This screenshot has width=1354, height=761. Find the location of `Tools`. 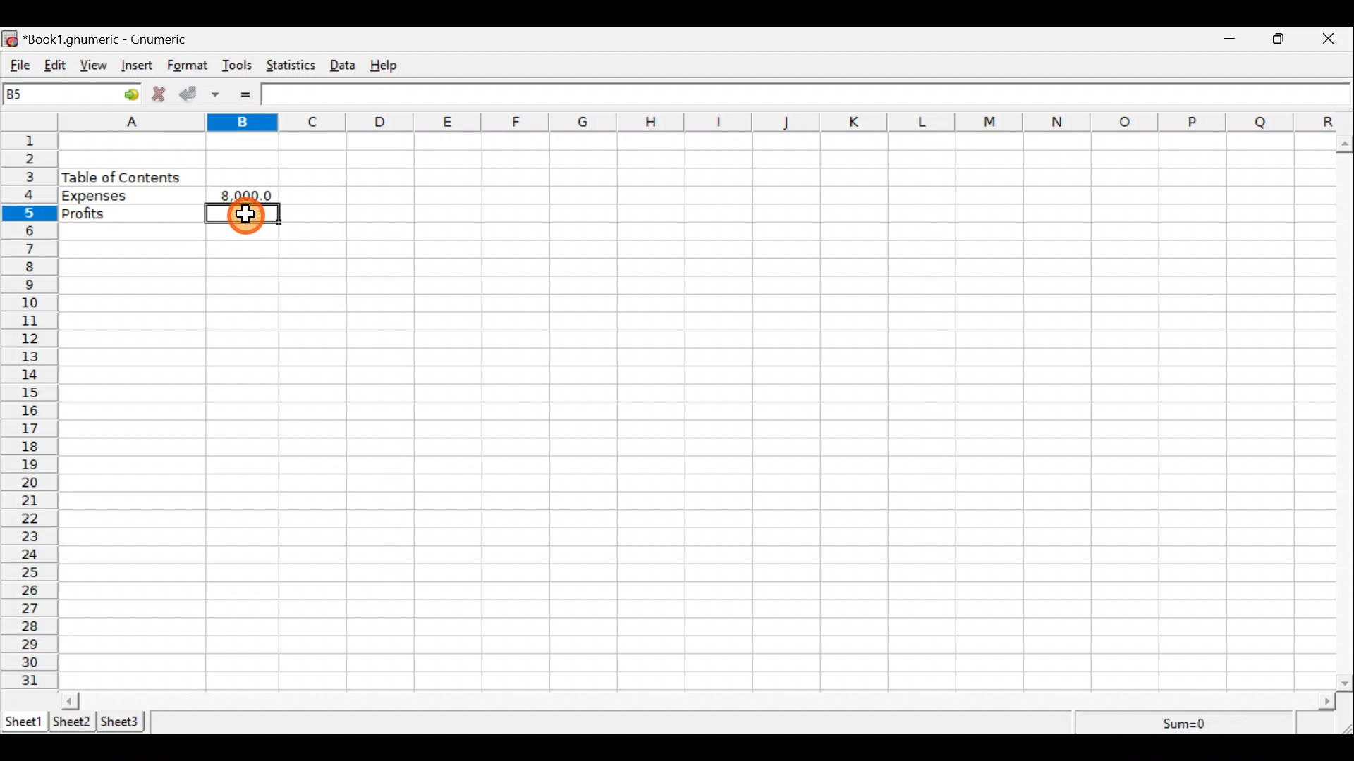

Tools is located at coordinates (238, 66).